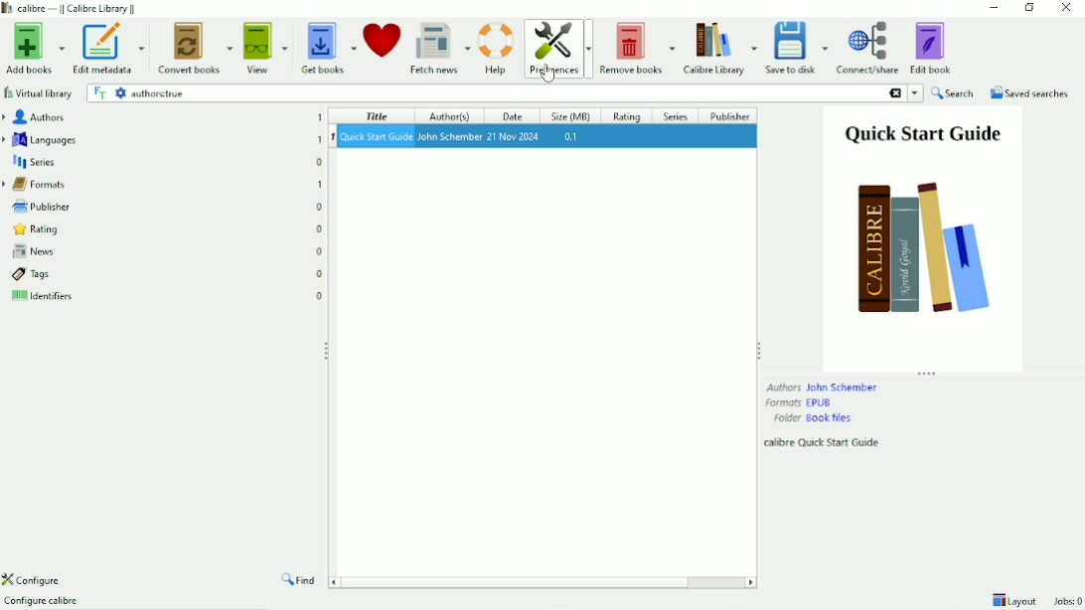 This screenshot has height=610, width=1085. I want to click on Title, so click(381, 114).